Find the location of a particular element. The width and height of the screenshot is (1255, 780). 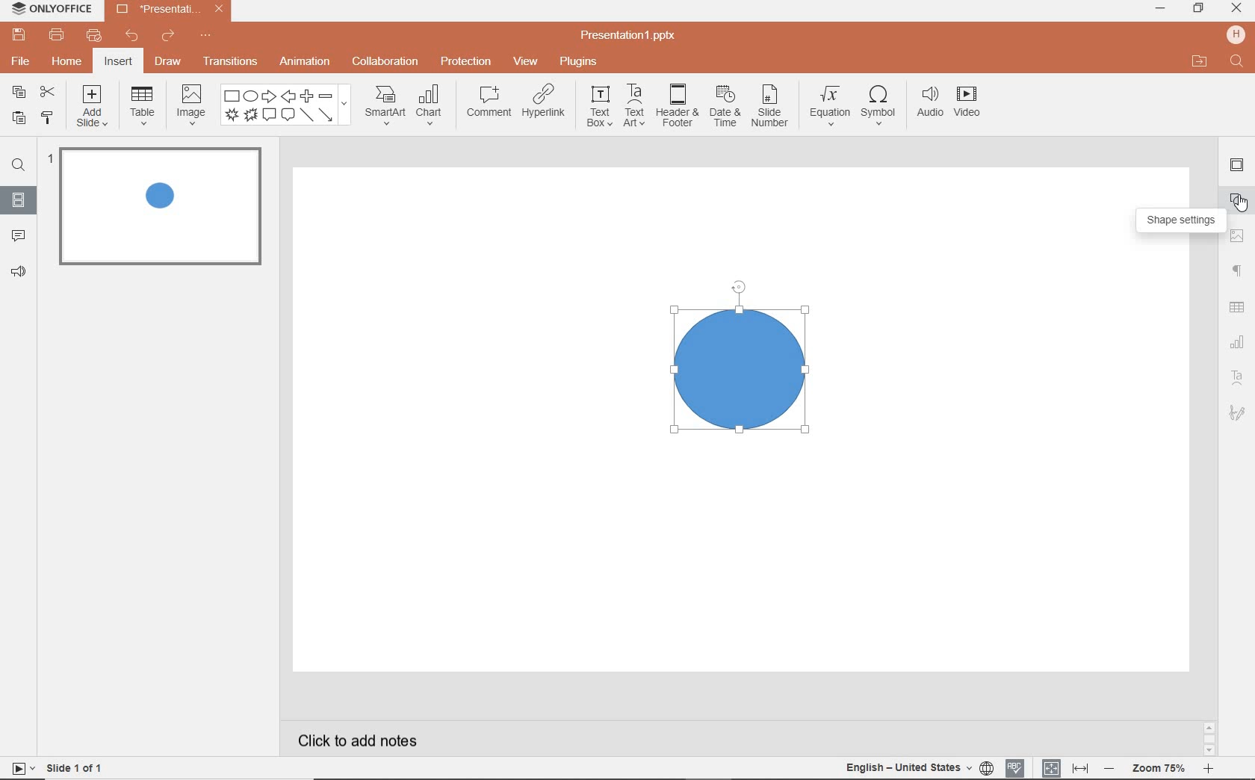

redo is located at coordinates (169, 36).